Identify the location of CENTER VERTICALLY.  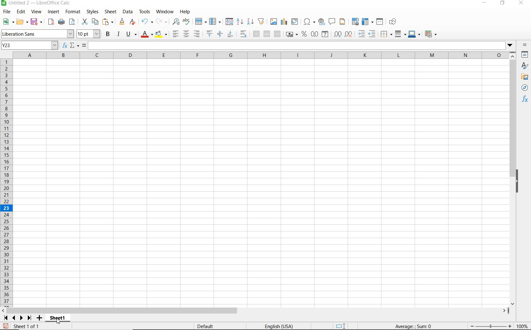
(220, 35).